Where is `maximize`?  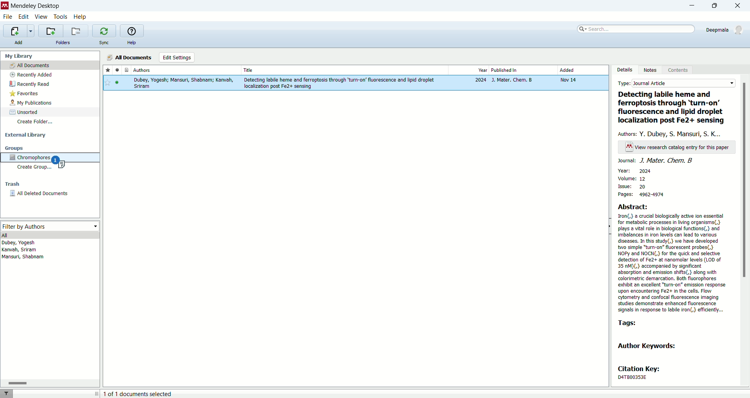 maximize is located at coordinates (715, 5).